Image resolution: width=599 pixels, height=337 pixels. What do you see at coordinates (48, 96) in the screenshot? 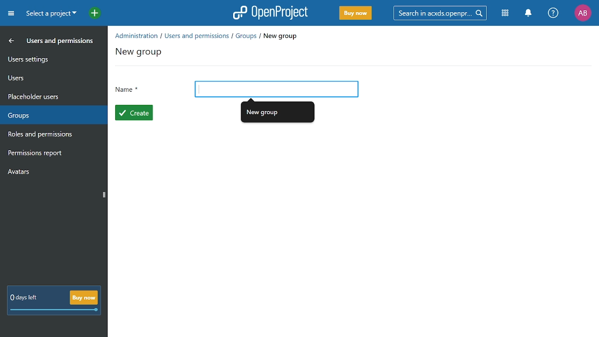
I see `placeholder users` at bounding box center [48, 96].